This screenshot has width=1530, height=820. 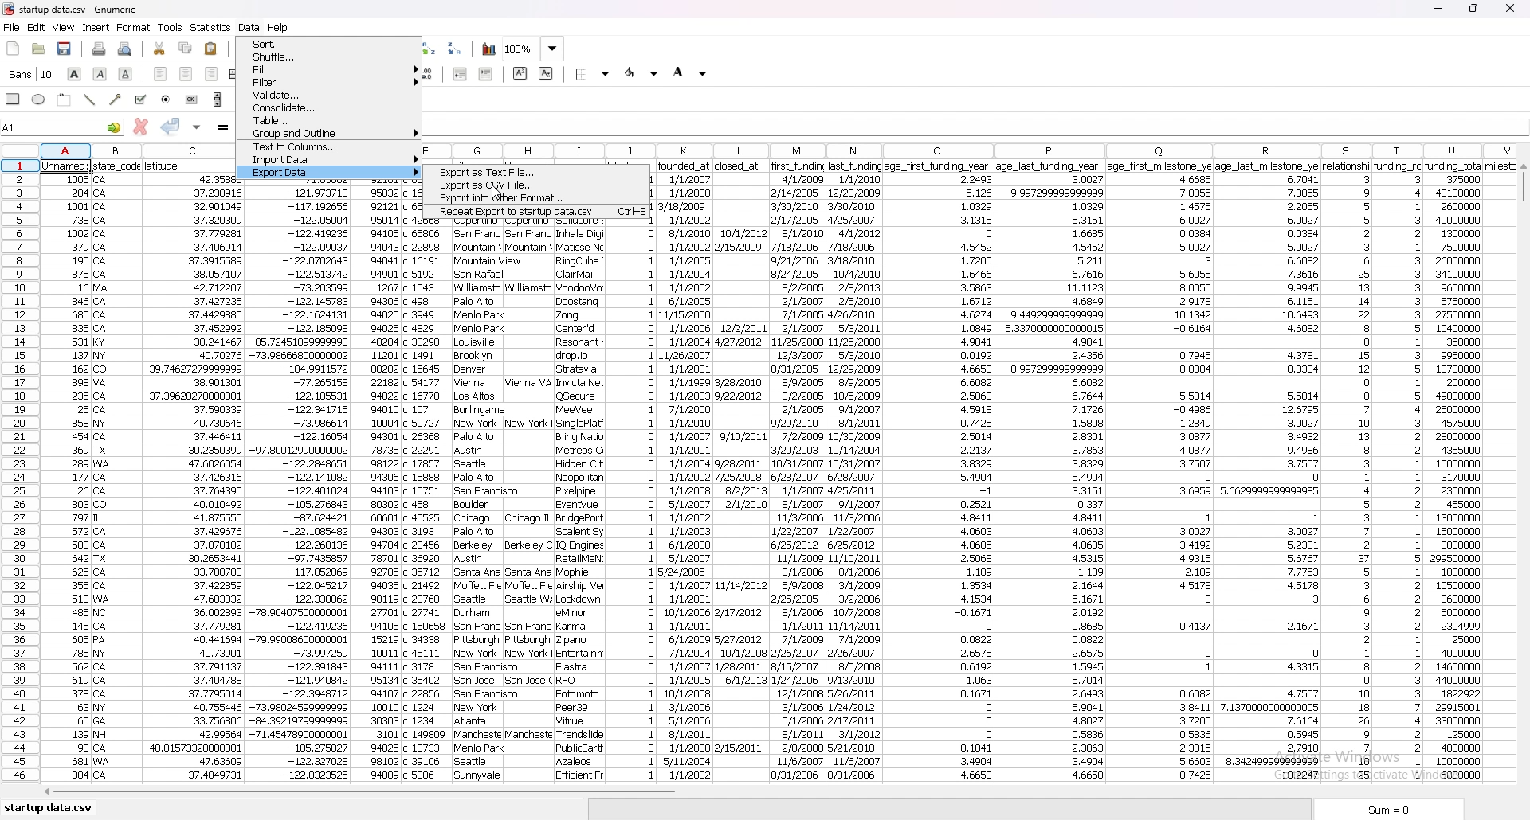 I want to click on sort ascending, so click(x=429, y=49).